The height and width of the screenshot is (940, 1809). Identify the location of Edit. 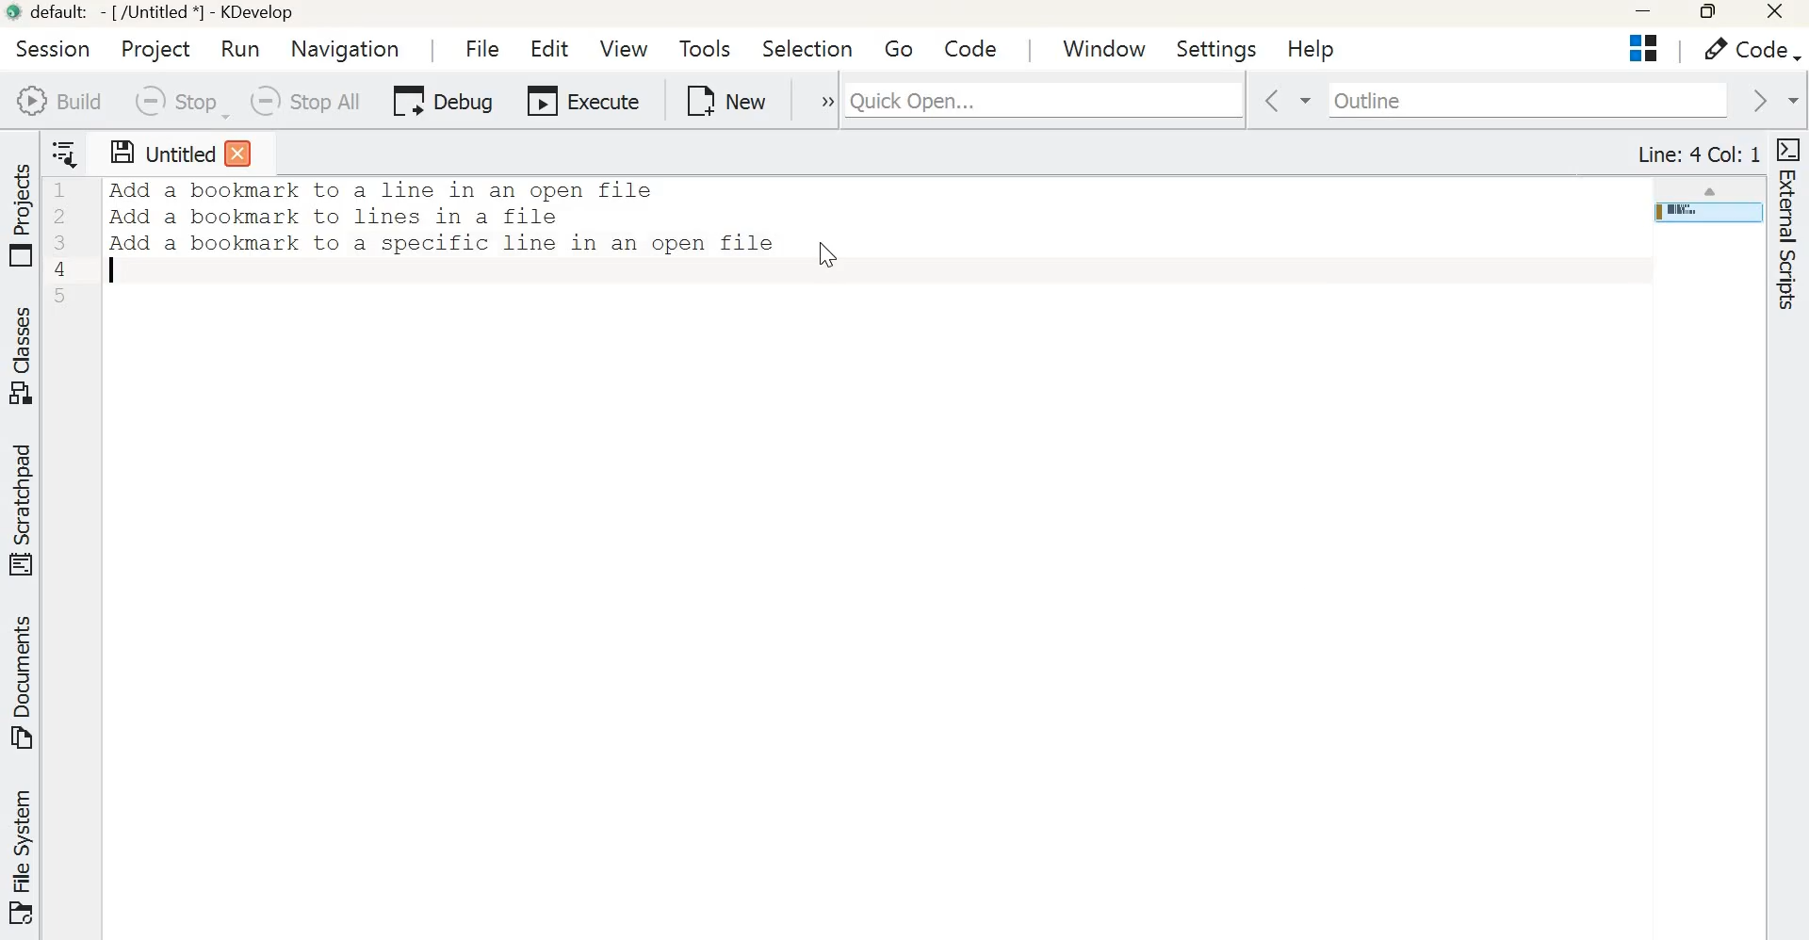
(551, 44).